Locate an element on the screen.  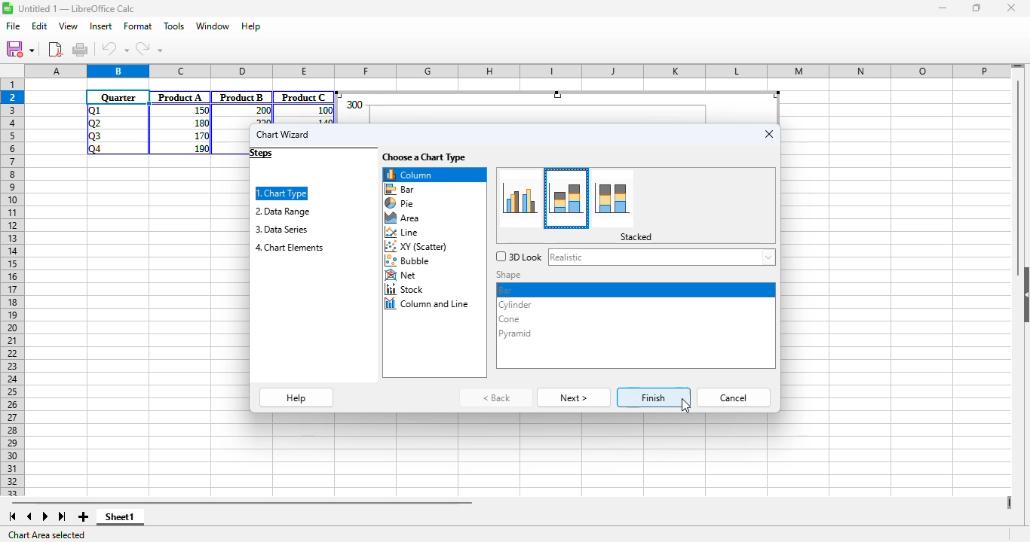
Q4 is located at coordinates (94, 149).